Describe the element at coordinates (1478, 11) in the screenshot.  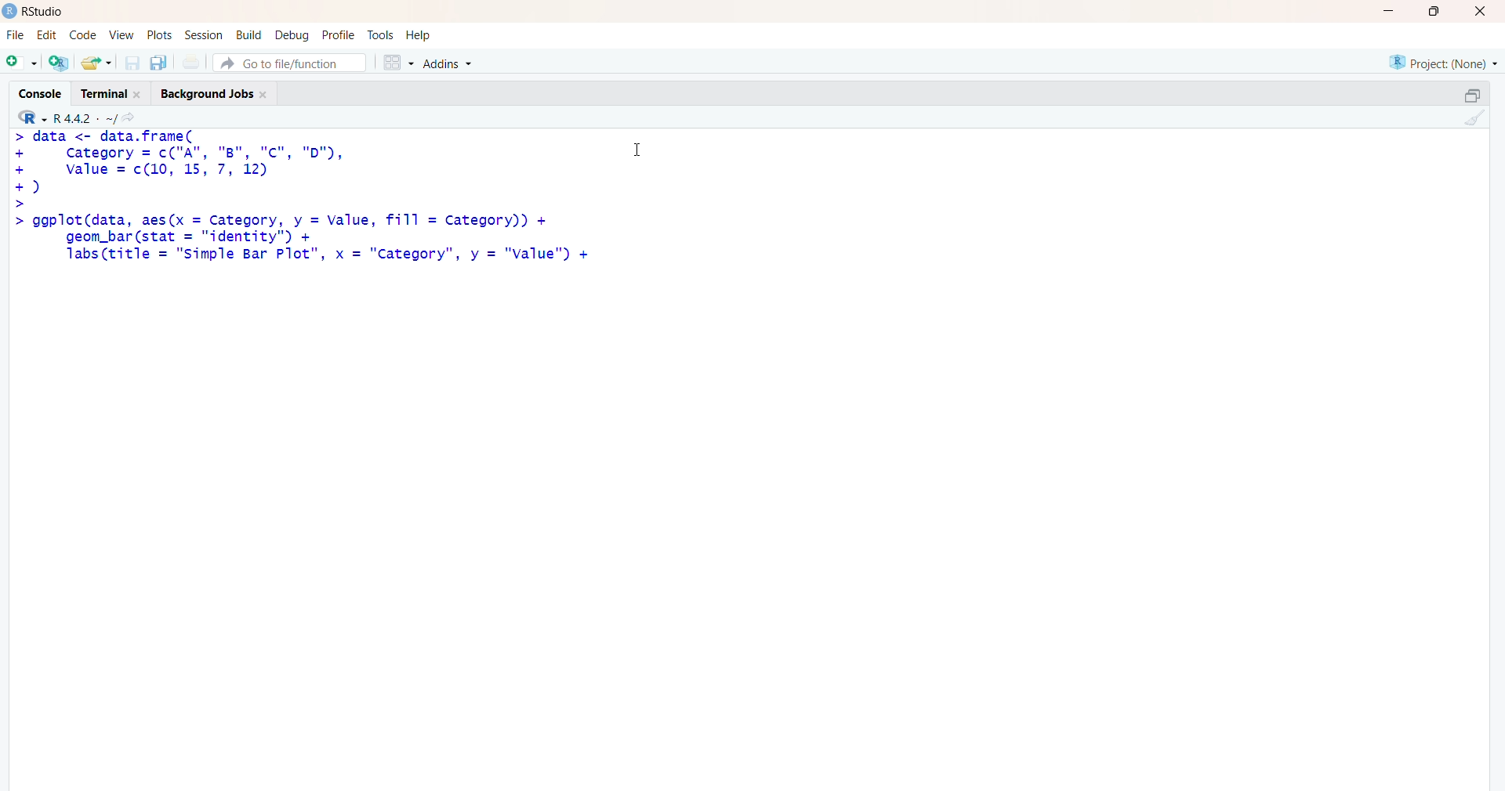
I see `Close` at that location.